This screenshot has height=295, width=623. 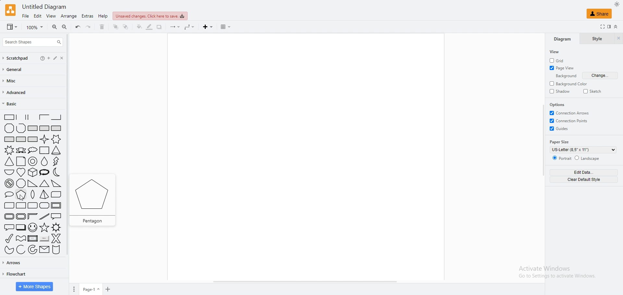 I want to click on paper size, so click(x=560, y=142).